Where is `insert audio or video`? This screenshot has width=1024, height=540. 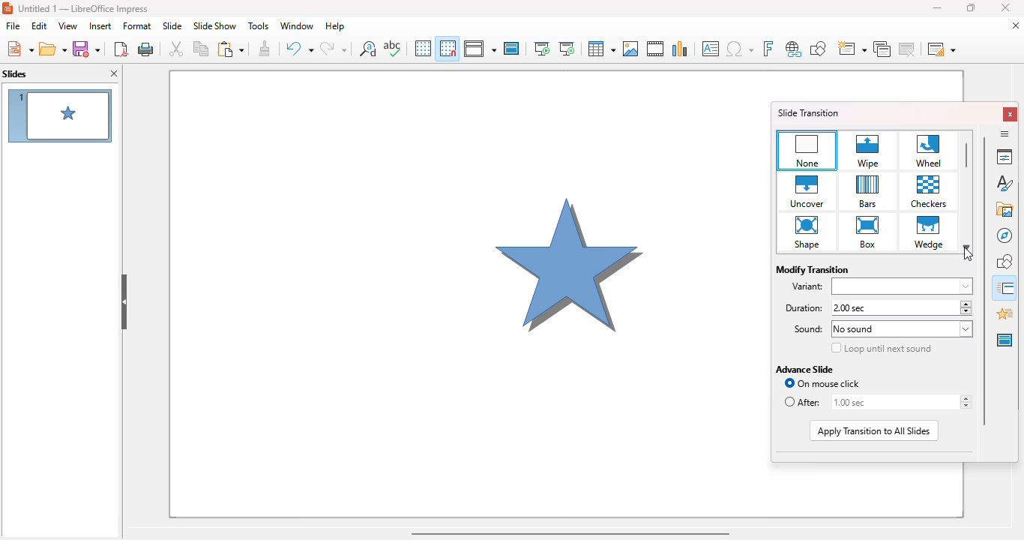
insert audio or video is located at coordinates (656, 49).